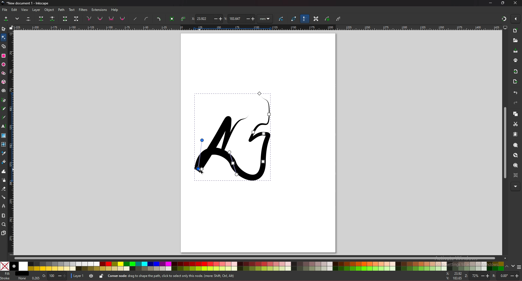  Describe the element at coordinates (515, 114) in the screenshot. I see `copy` at that location.